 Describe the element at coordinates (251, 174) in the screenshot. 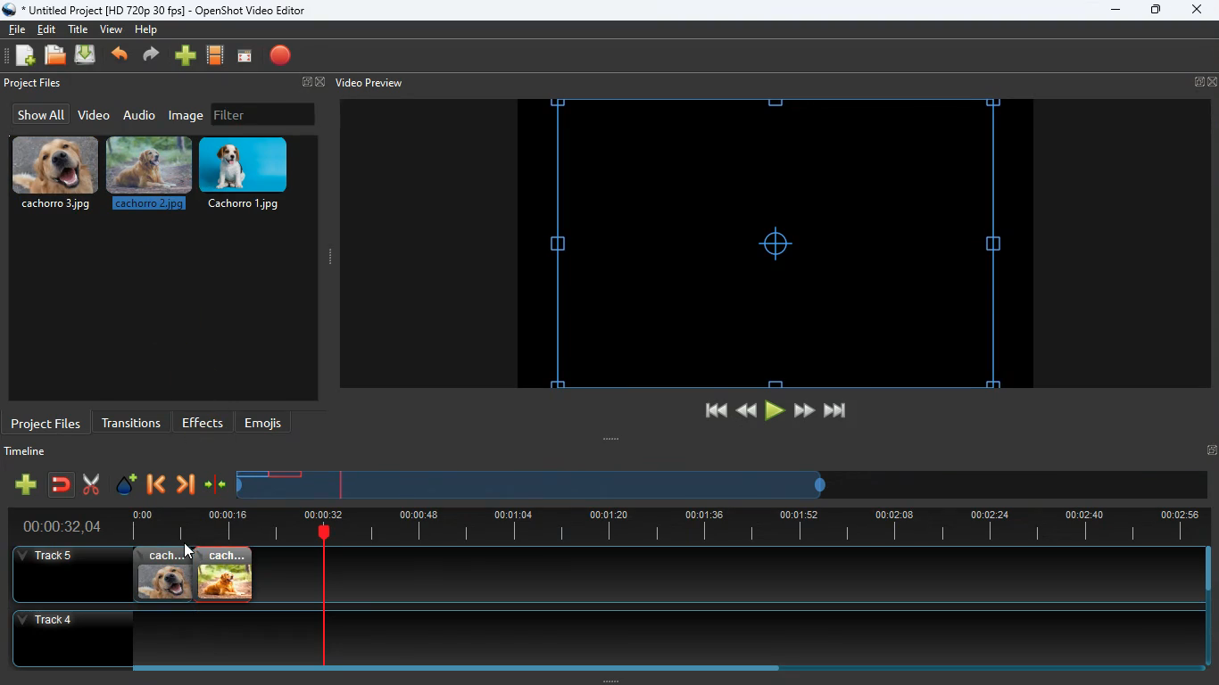

I see `cachorro.1.jpg` at that location.